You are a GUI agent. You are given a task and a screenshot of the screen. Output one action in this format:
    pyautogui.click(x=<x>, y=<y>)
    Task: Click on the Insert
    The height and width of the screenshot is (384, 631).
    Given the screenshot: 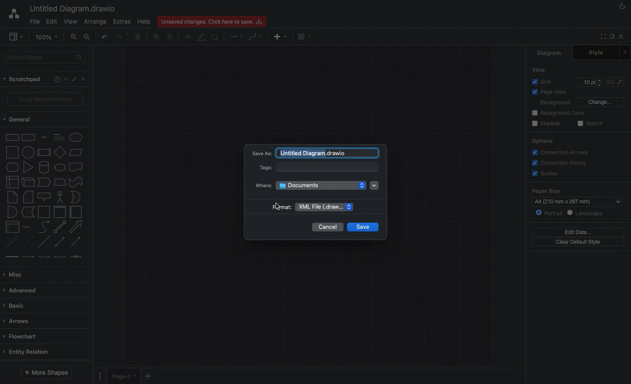 What is the action you would take?
    pyautogui.click(x=280, y=37)
    